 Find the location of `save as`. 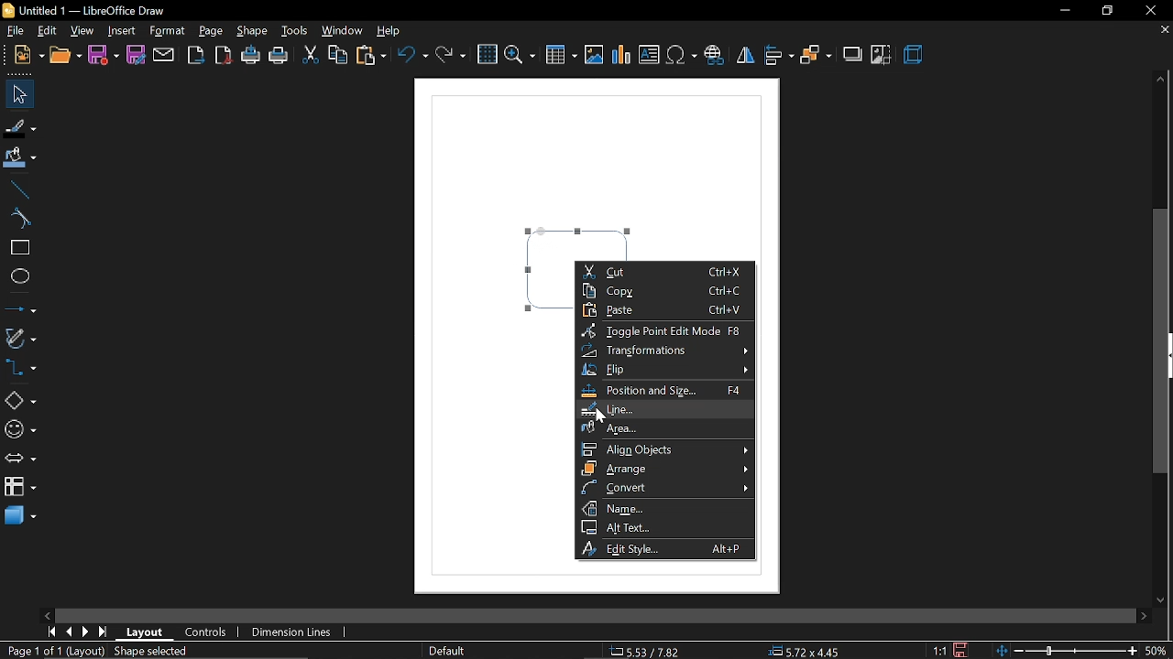

save as is located at coordinates (135, 56).